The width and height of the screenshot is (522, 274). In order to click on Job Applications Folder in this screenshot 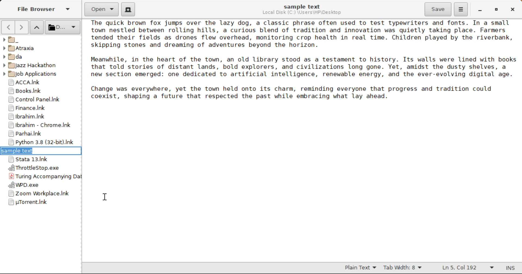, I will do `click(37, 75)`.